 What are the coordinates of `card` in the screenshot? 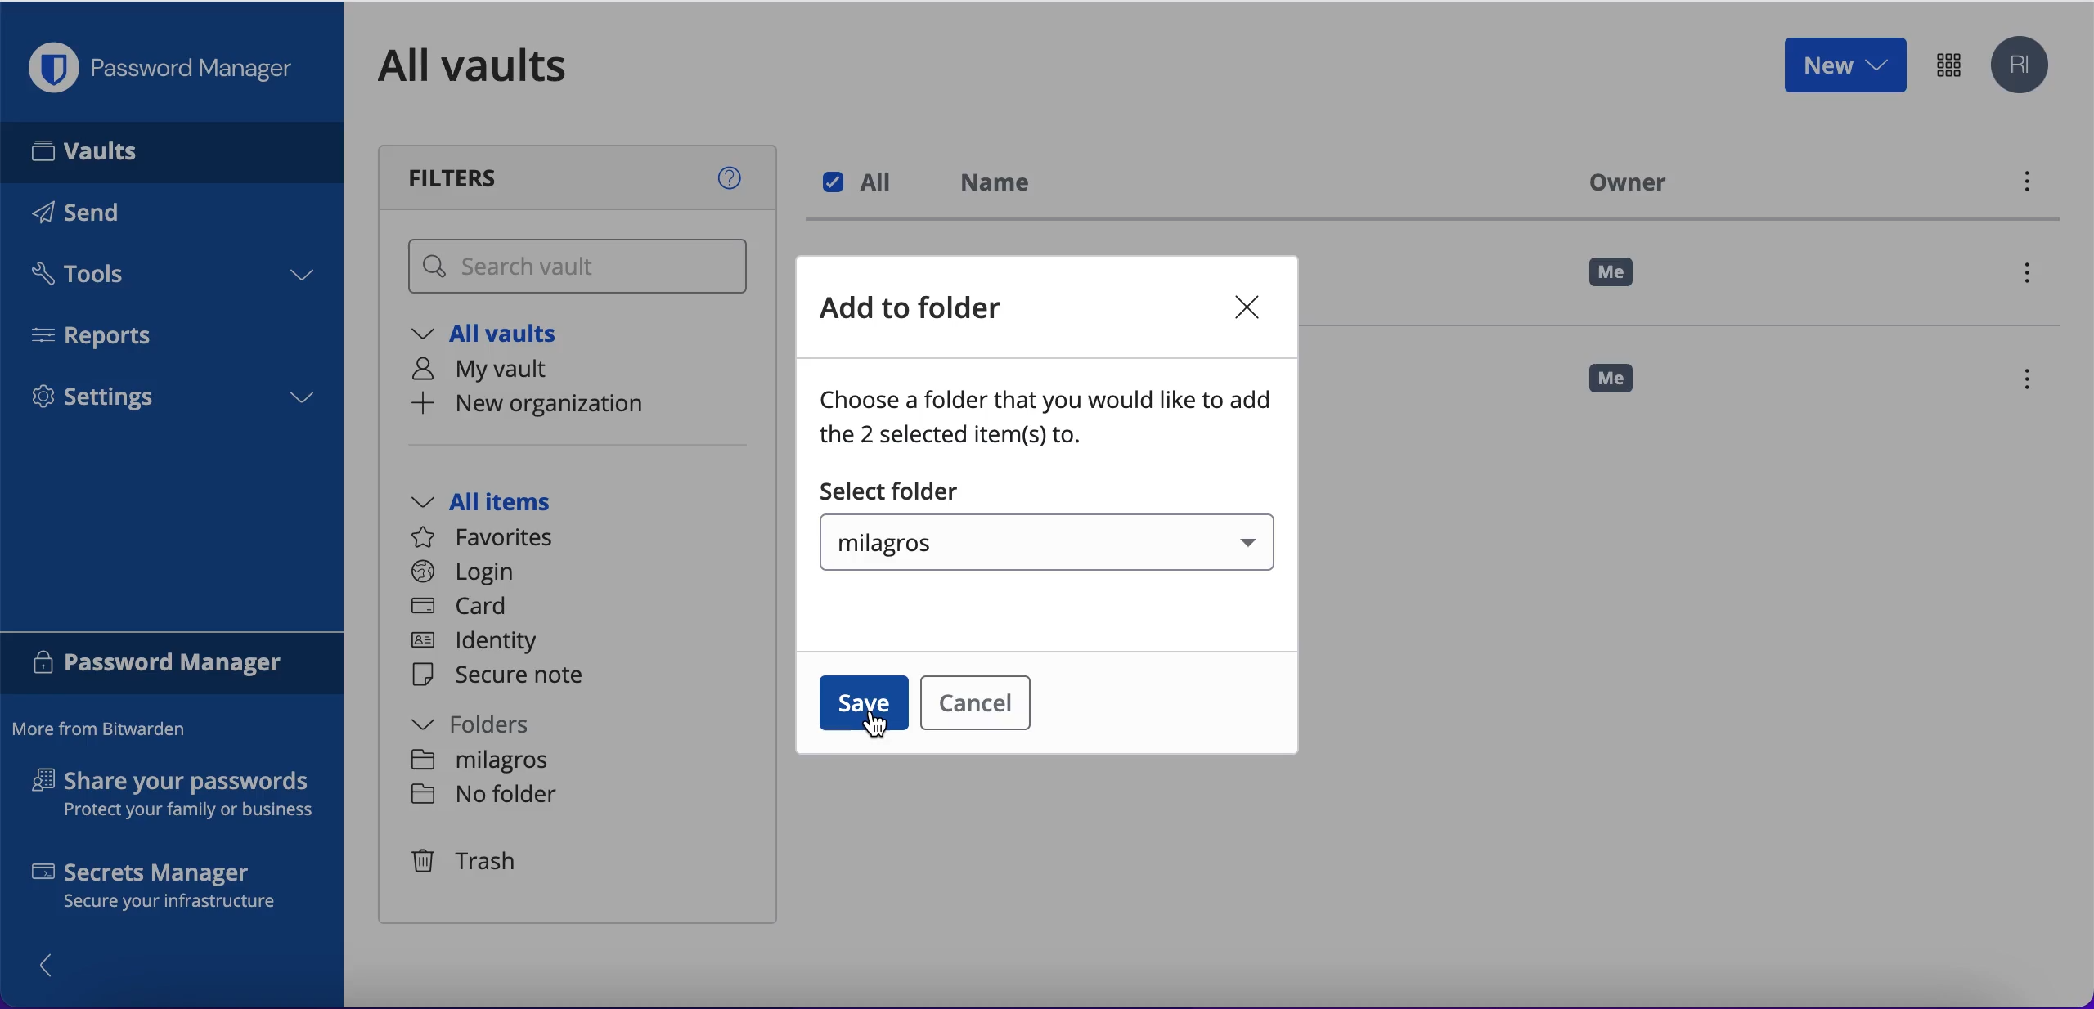 It's located at (462, 608).